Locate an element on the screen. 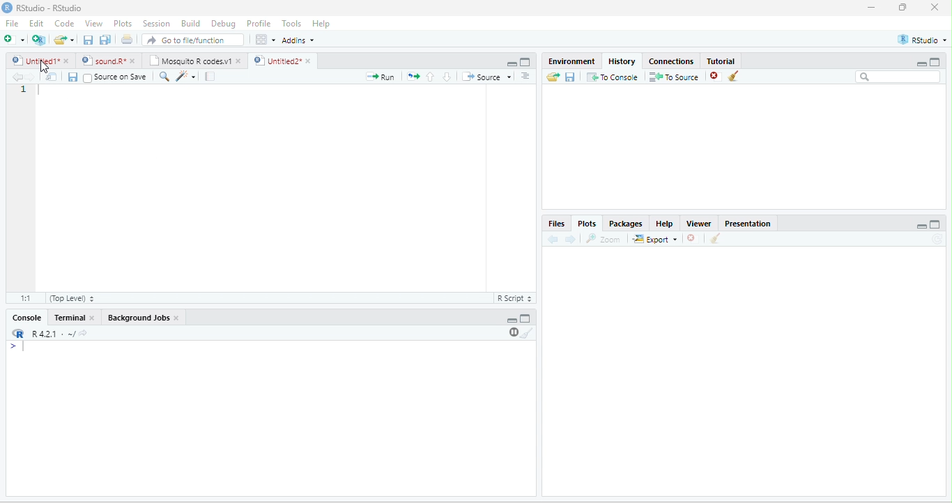 This screenshot has width=952, height=503. up is located at coordinates (431, 77).